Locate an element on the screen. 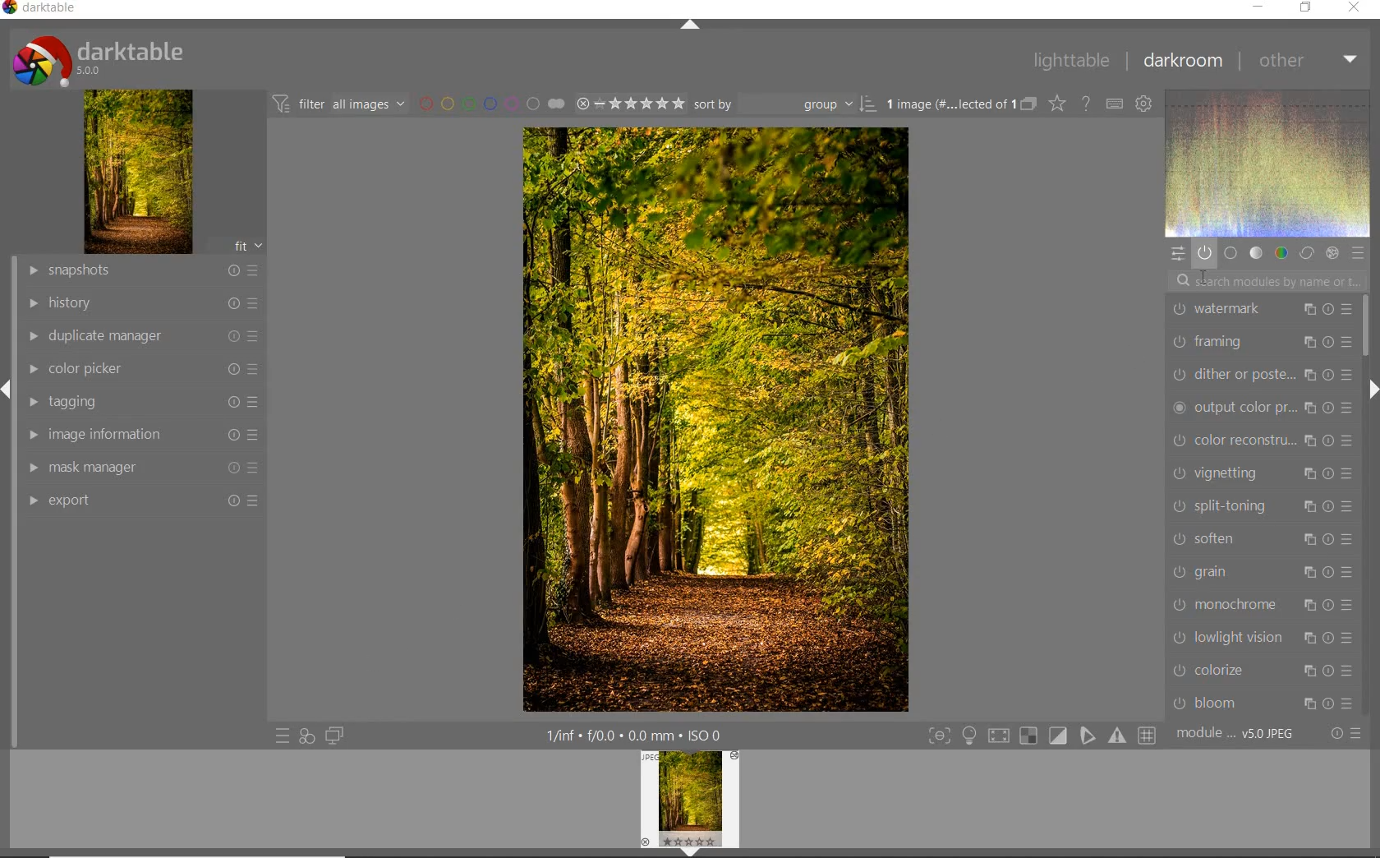  mask manager is located at coordinates (144, 468).